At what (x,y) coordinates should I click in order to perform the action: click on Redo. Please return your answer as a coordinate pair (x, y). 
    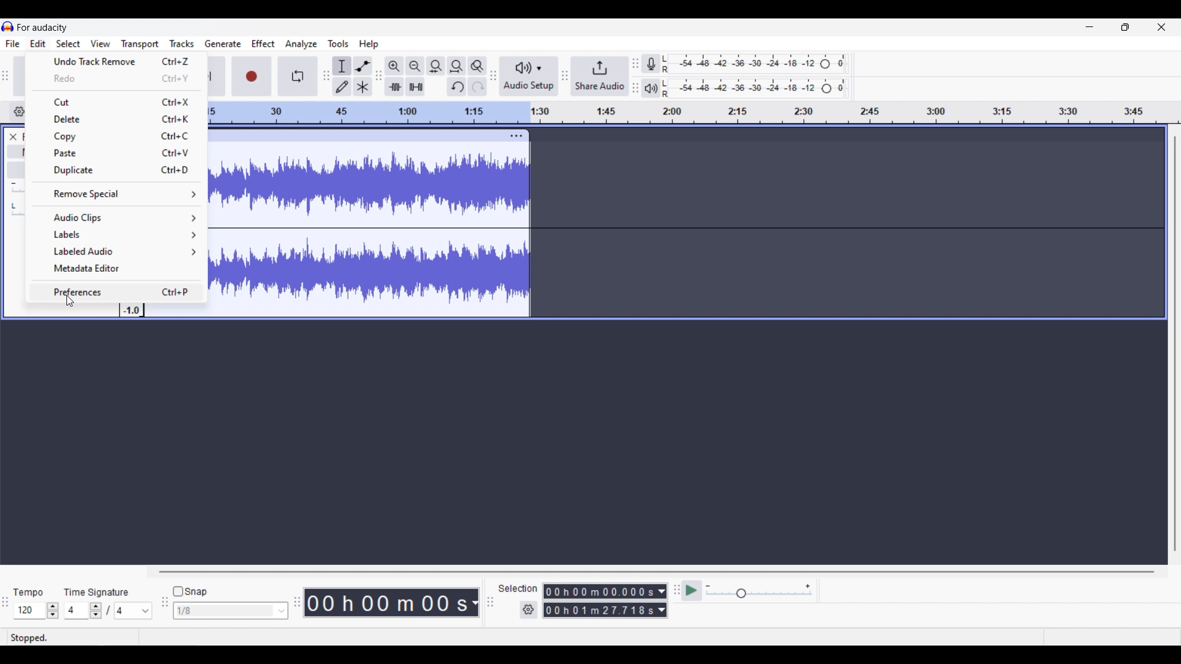
    Looking at the image, I should click on (477, 87).